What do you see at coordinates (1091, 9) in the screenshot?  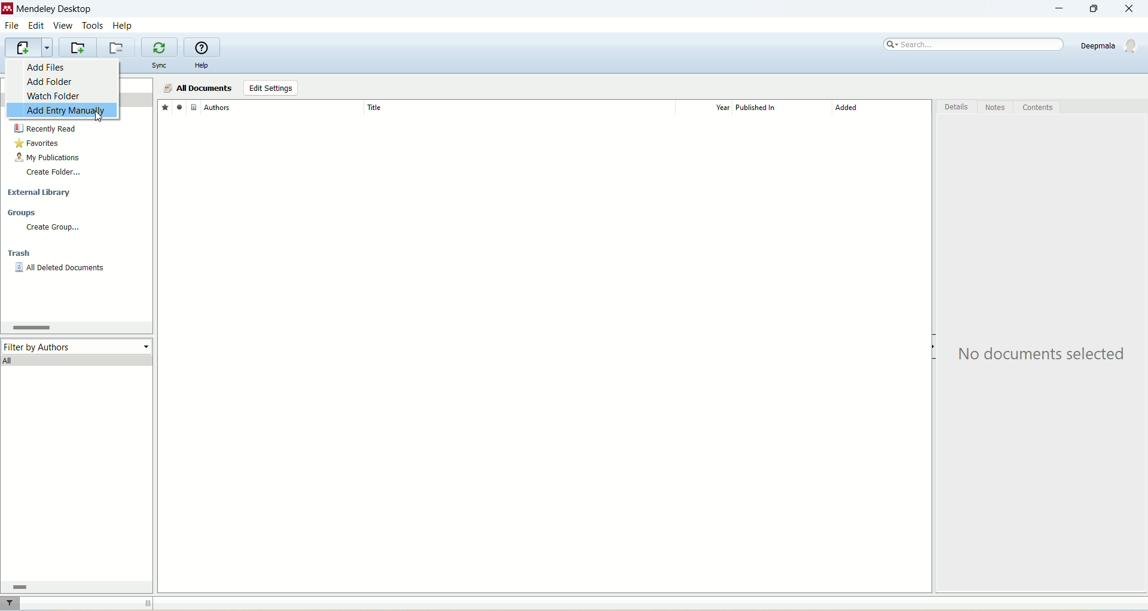 I see `maximize` at bounding box center [1091, 9].